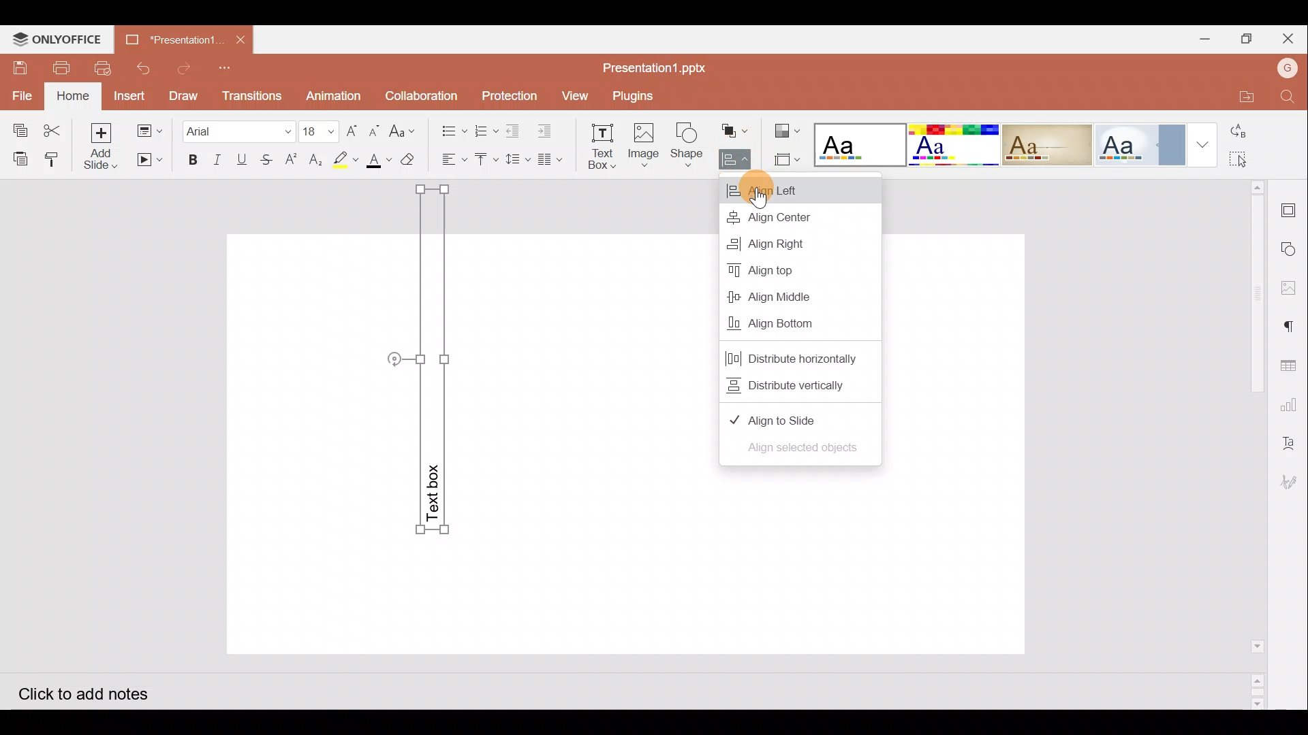  What do you see at coordinates (798, 451) in the screenshot?
I see `Align selected objects` at bounding box center [798, 451].